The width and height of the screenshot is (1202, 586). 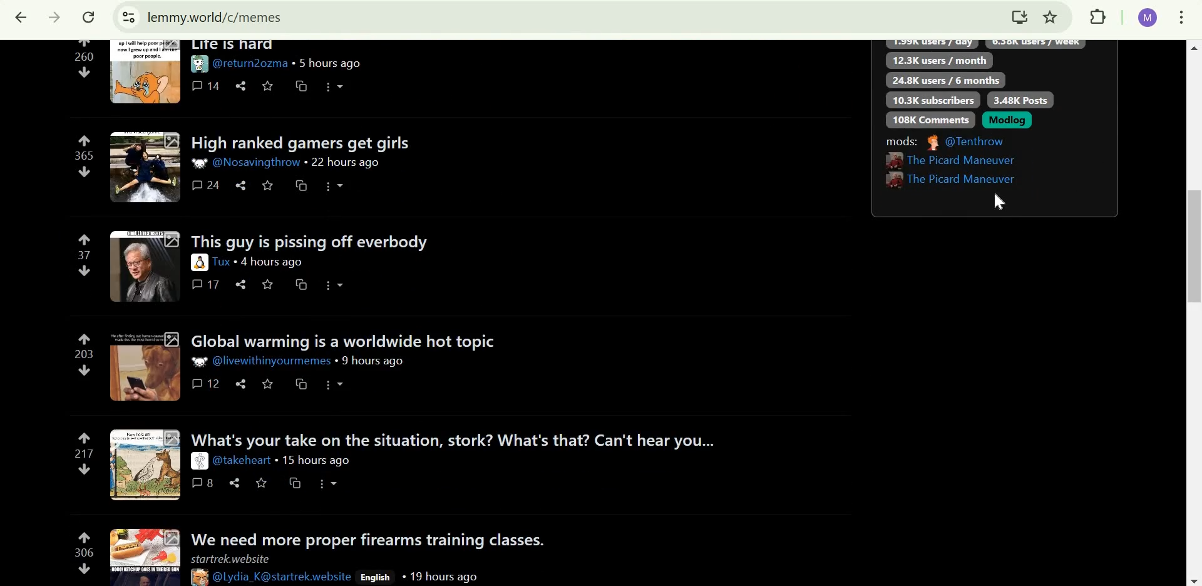 What do you see at coordinates (329, 483) in the screenshot?
I see `more` at bounding box center [329, 483].